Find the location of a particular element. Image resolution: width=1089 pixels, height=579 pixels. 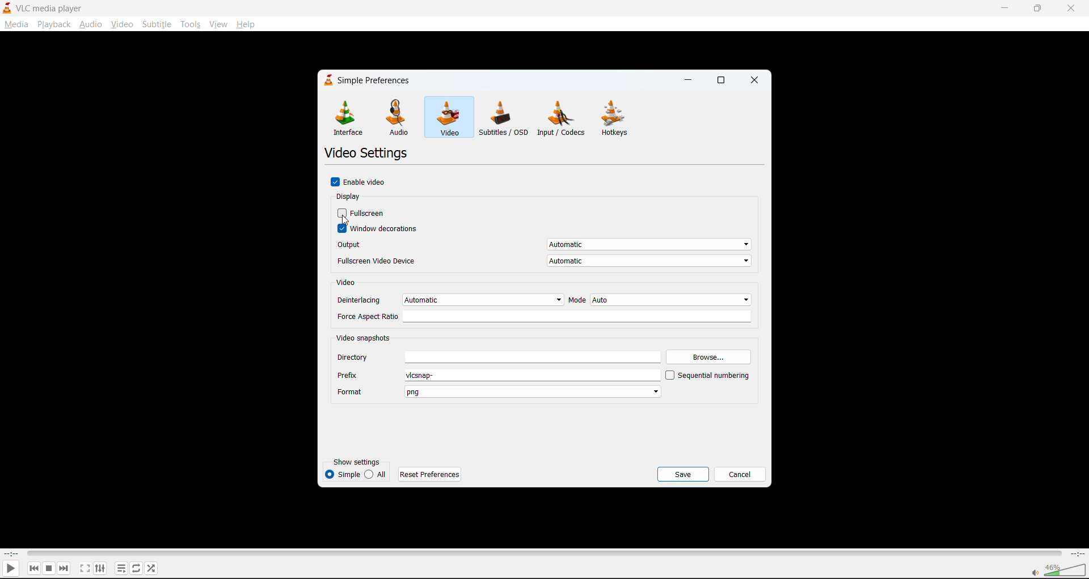

deinterlacing is located at coordinates (449, 299).